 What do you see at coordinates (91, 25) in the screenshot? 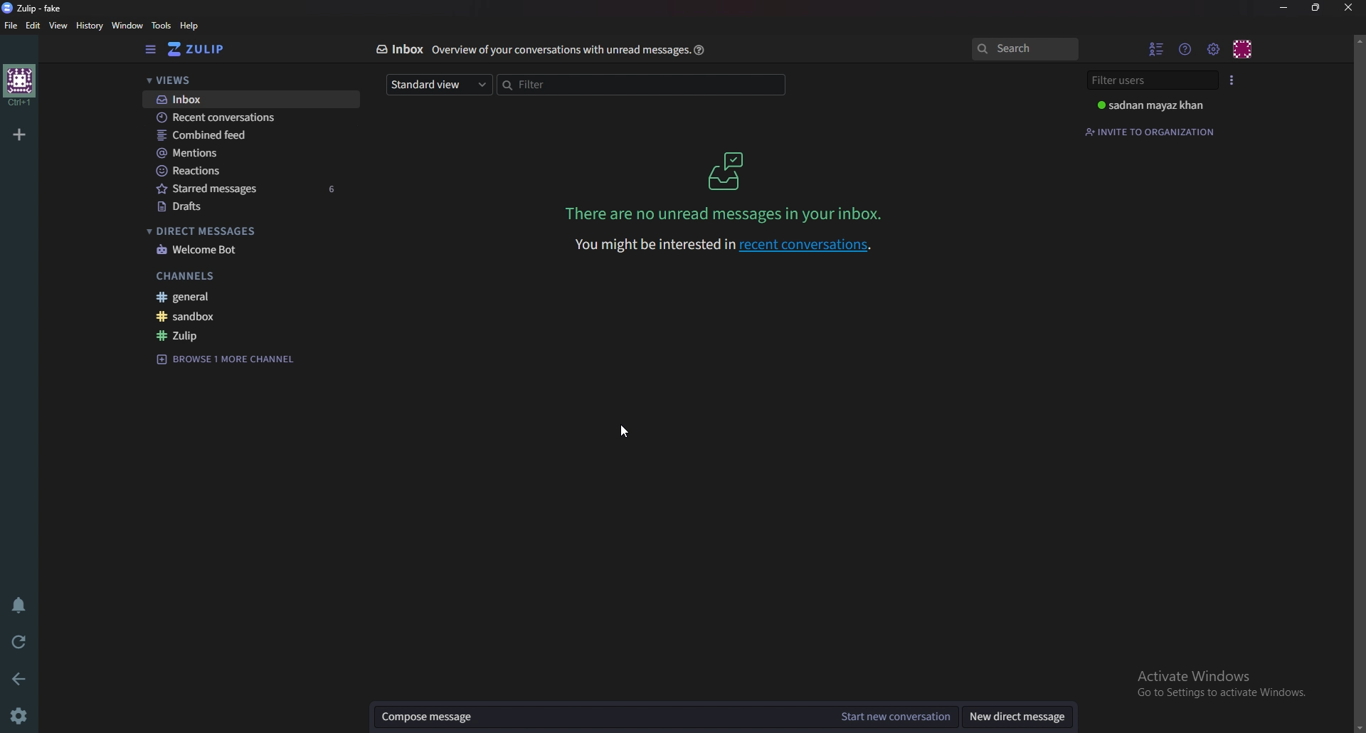
I see `History` at bounding box center [91, 25].